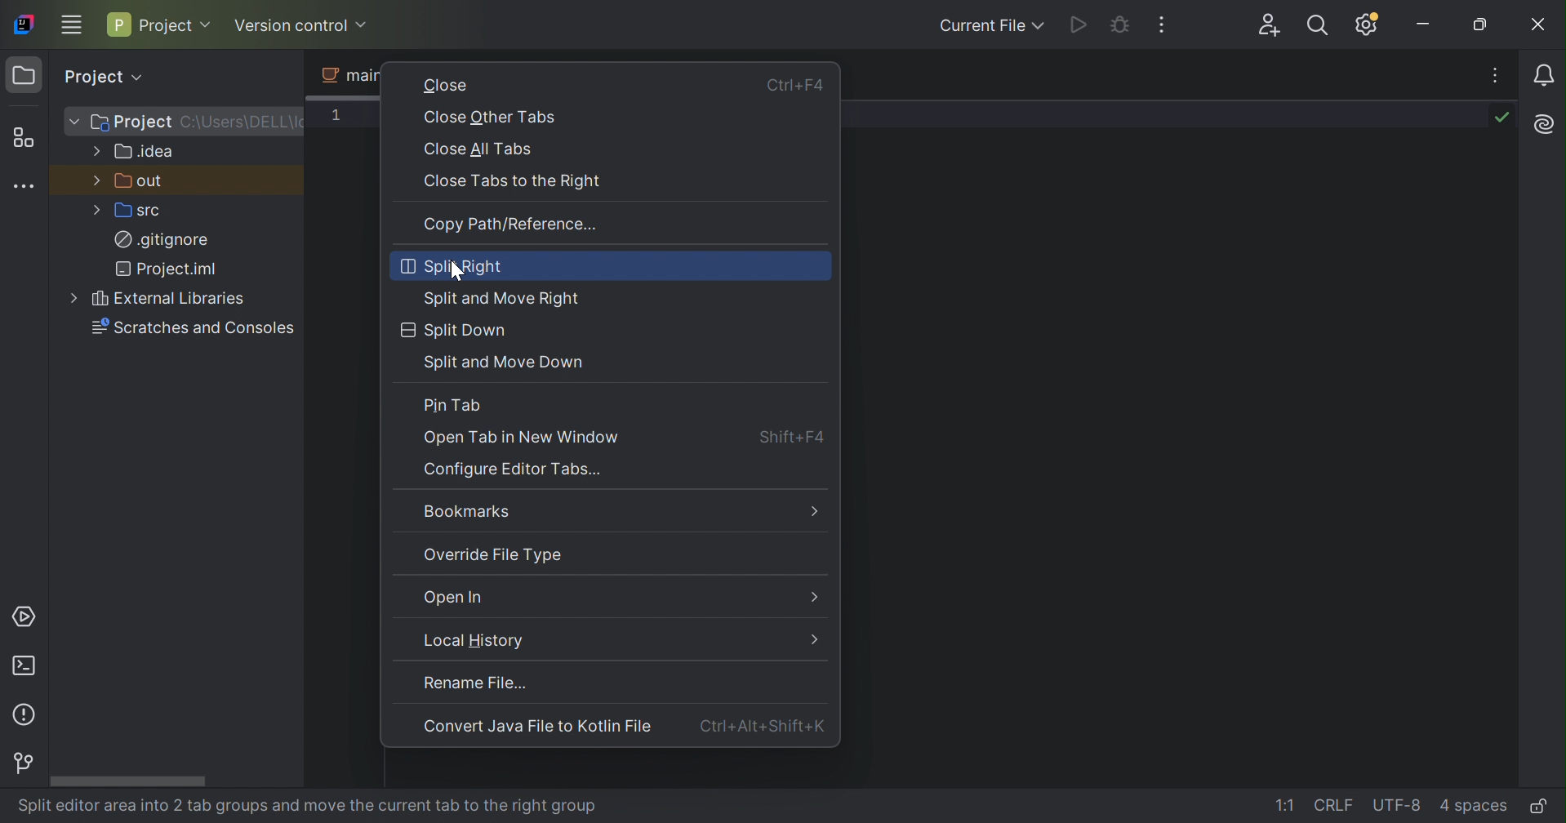 The height and width of the screenshot is (823, 1566). I want to click on Ctrl+F4, so click(795, 87).